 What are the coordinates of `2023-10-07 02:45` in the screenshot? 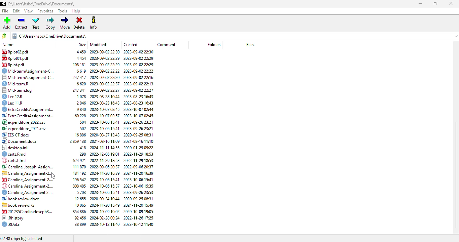 It's located at (140, 116).